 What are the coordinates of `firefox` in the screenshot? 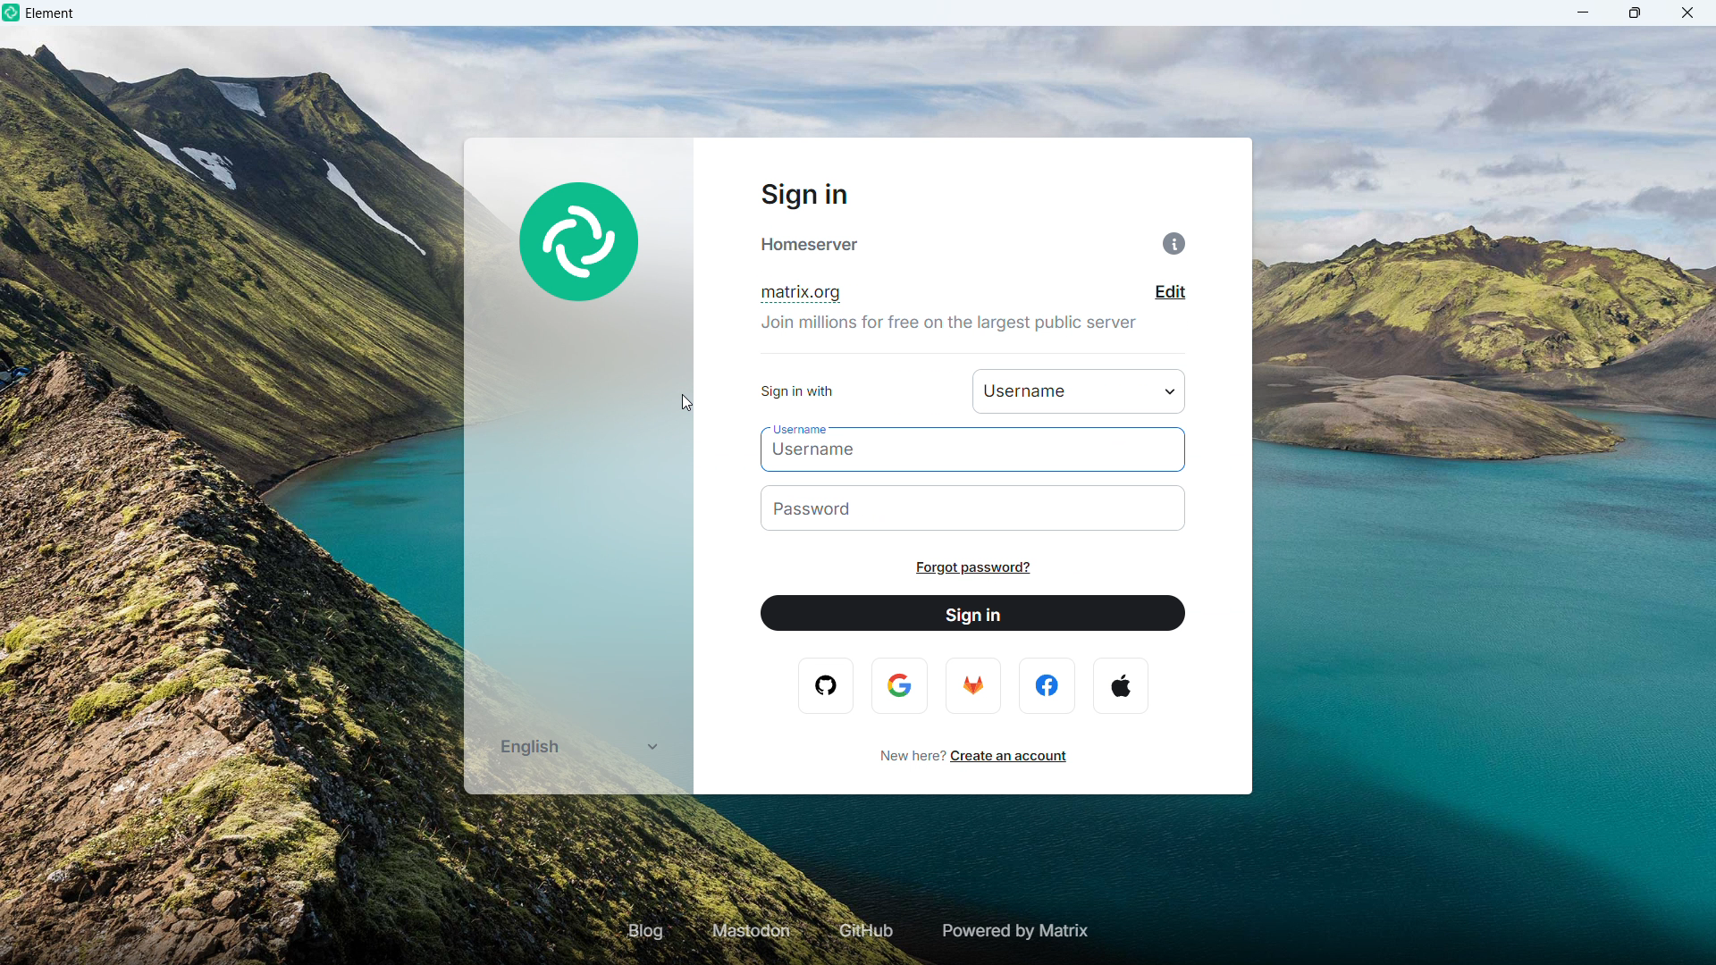 It's located at (972, 684).